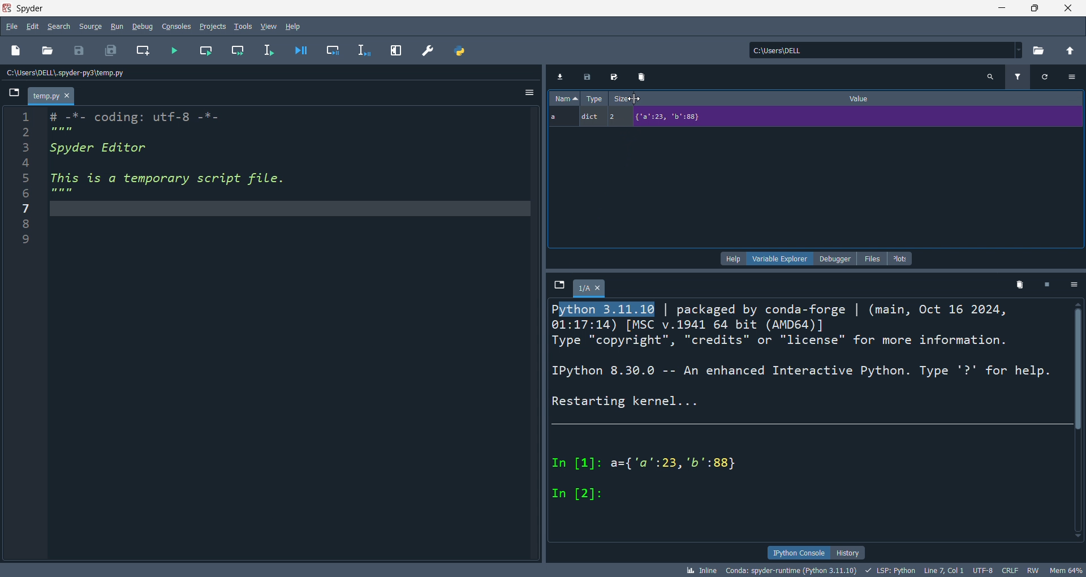 The height and width of the screenshot is (577, 1086). What do you see at coordinates (815, 421) in the screenshot?
I see `ipython console pane` at bounding box center [815, 421].